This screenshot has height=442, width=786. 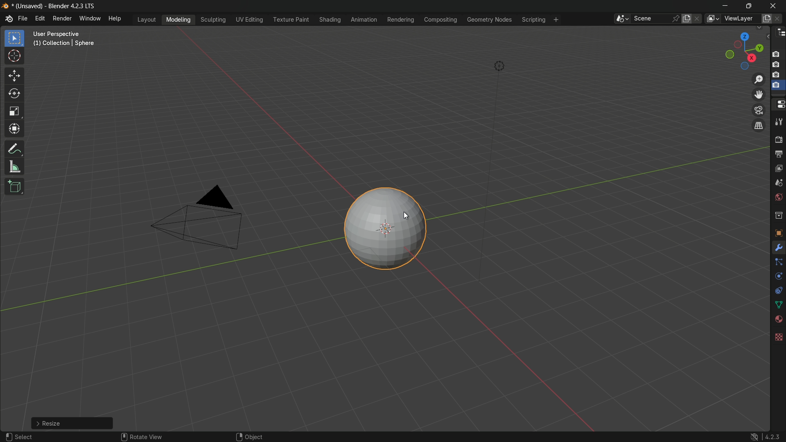 What do you see at coordinates (778, 231) in the screenshot?
I see `object` at bounding box center [778, 231].